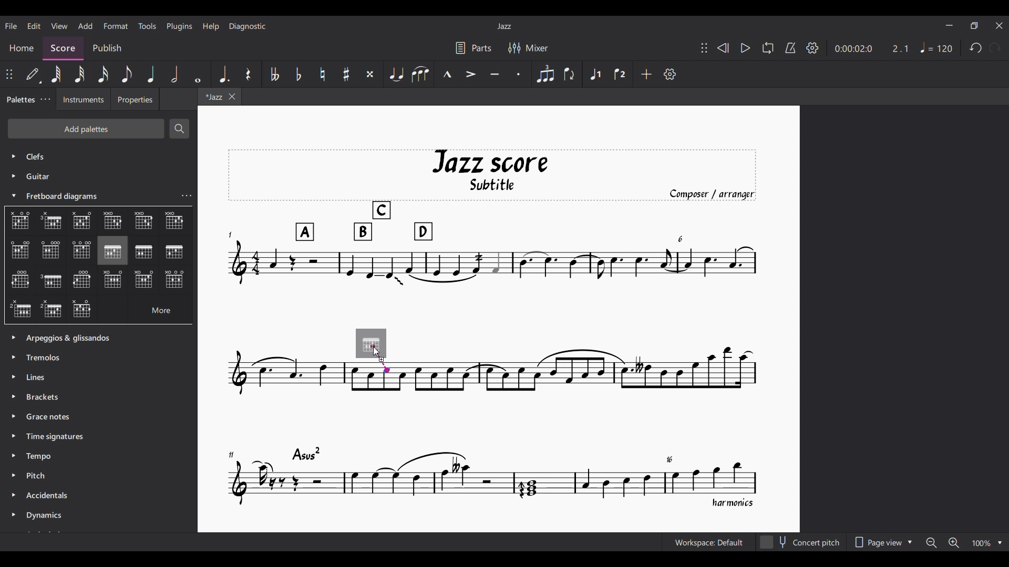  Describe the element at coordinates (420, 75) in the screenshot. I see `Slur` at that location.